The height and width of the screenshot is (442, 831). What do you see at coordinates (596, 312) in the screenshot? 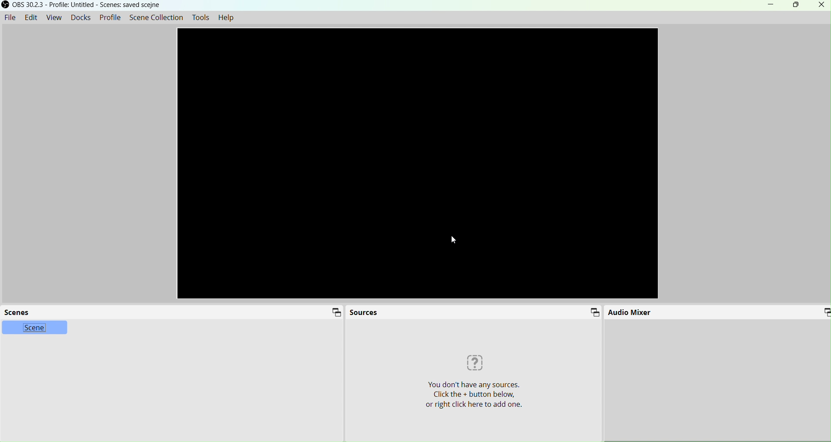
I see `Minimize` at bounding box center [596, 312].